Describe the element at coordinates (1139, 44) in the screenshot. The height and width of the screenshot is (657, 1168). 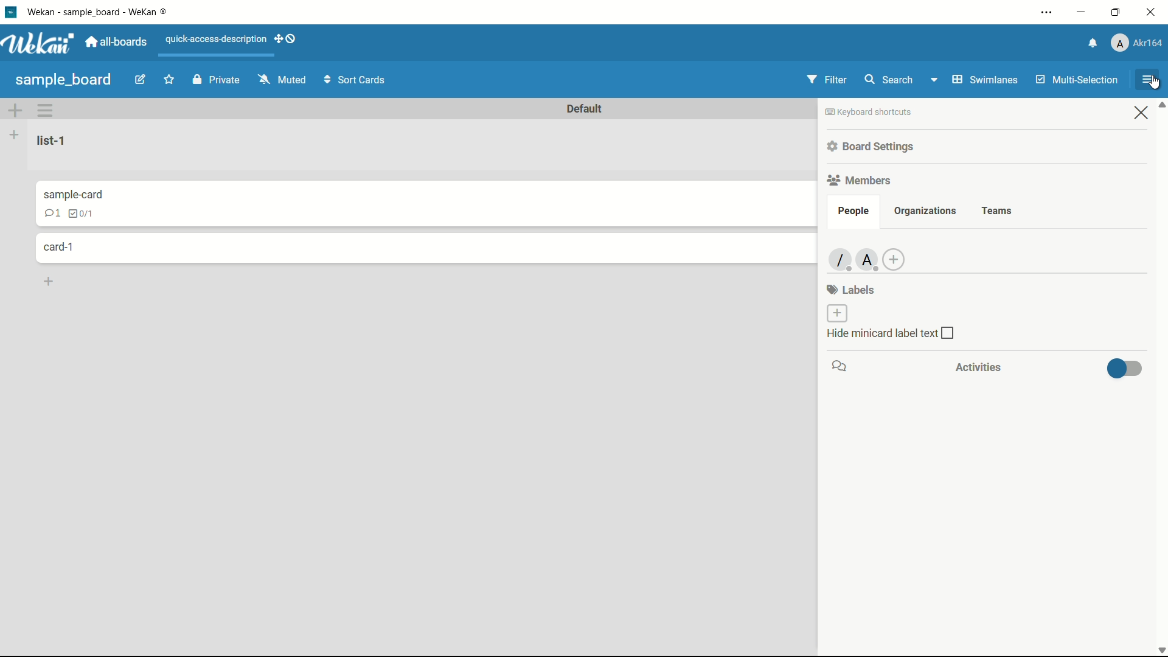
I see `profile` at that location.